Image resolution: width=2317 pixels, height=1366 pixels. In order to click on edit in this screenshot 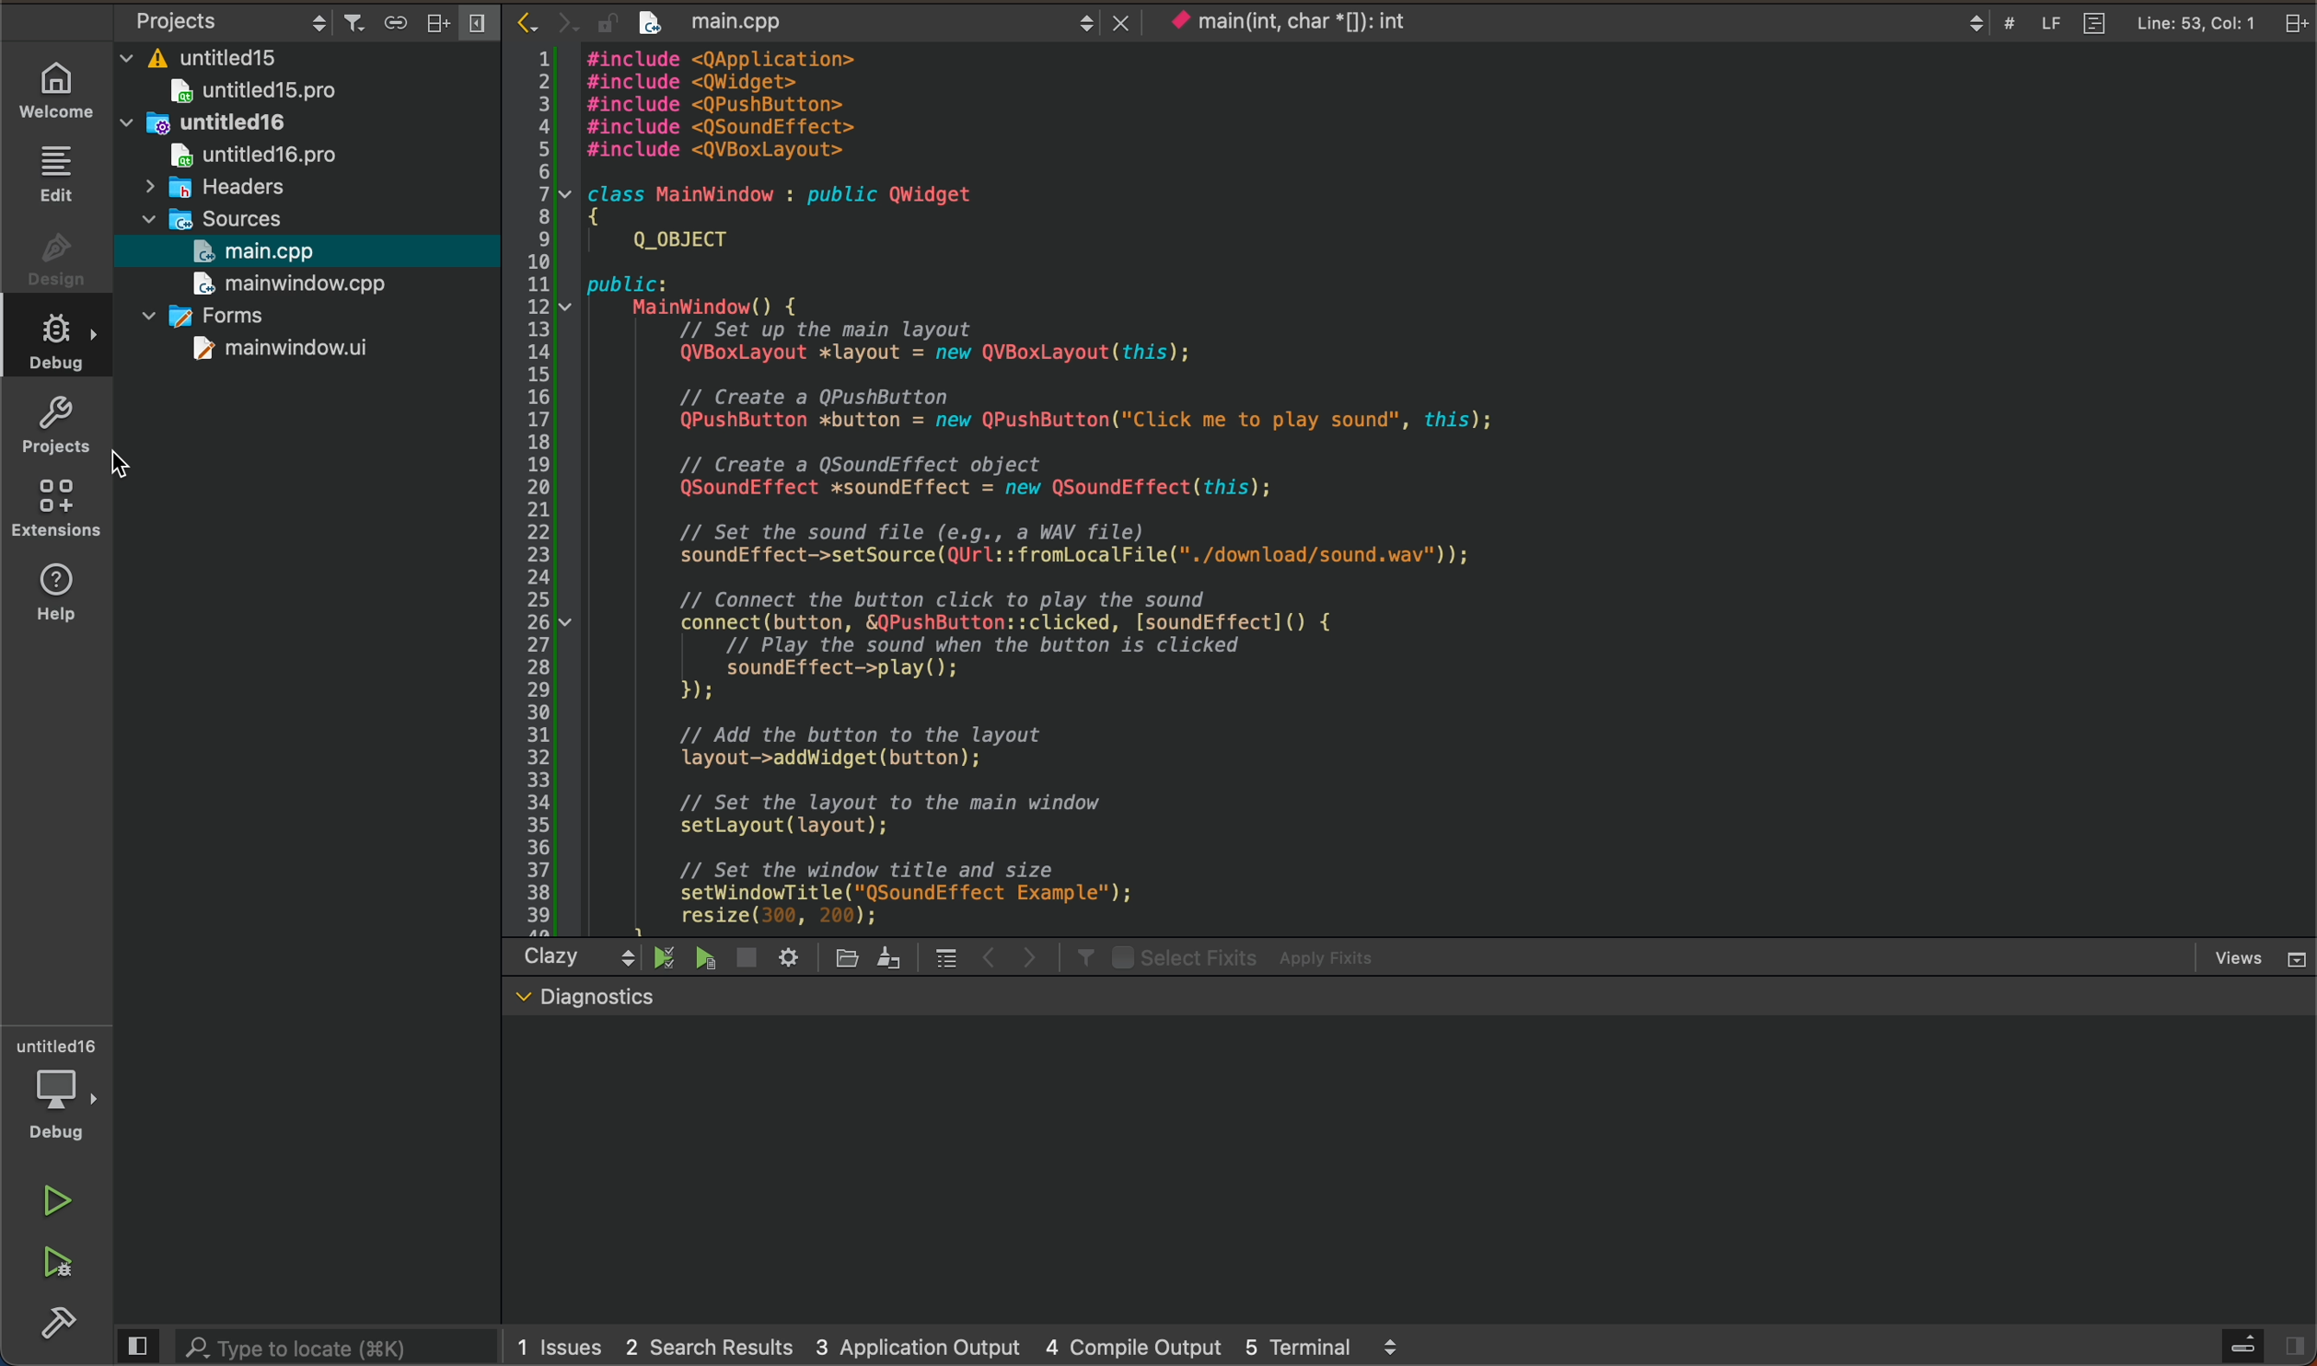, I will do `click(57, 173)`.